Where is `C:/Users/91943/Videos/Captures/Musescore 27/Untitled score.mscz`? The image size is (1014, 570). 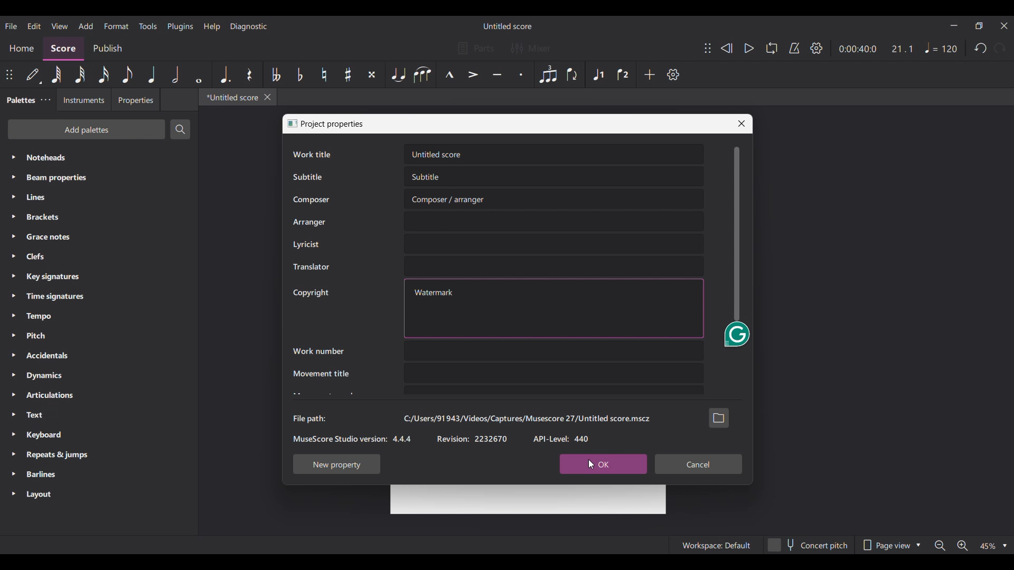
C:/Users/91943/Videos/Captures/Musescore 27/Untitled score.mscz is located at coordinates (527, 419).